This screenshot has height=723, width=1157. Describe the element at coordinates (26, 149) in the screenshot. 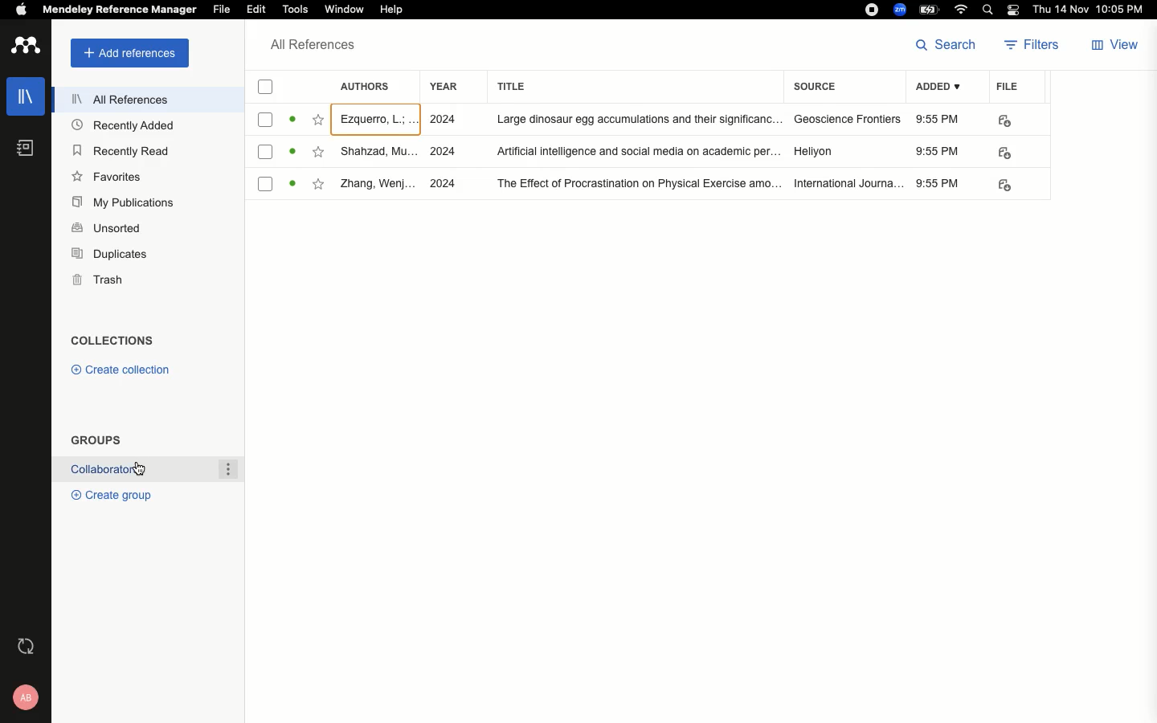

I see `Notebook` at that location.